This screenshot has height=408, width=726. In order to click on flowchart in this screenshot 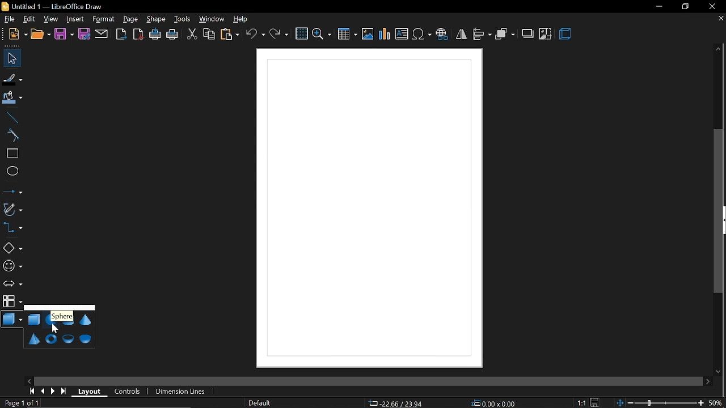, I will do `click(12, 301)`.